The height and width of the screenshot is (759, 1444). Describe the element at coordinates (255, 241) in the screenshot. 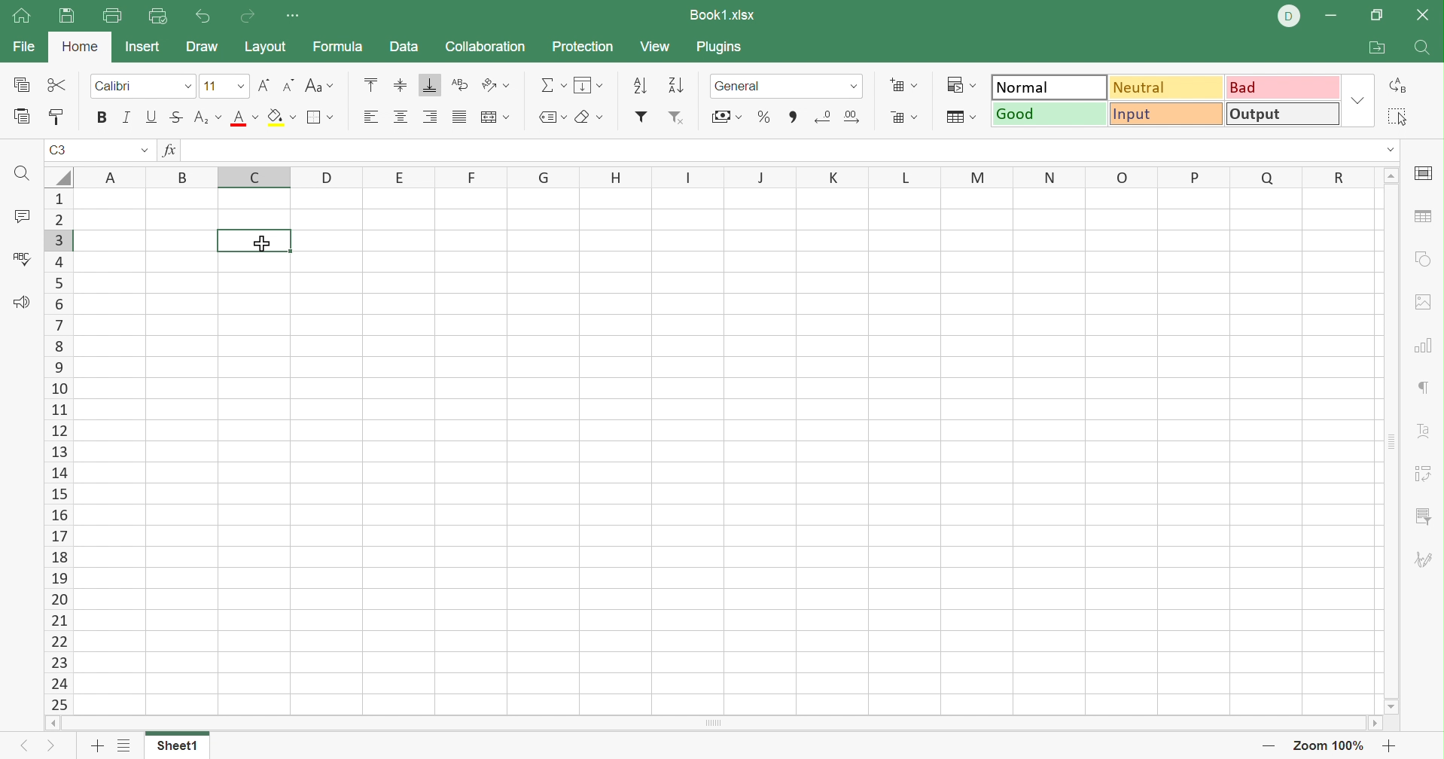

I see `Selected cell` at that location.